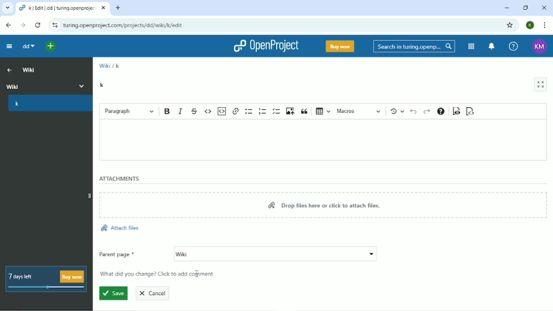 Image resolution: width=553 pixels, height=311 pixels. Describe the element at coordinates (263, 111) in the screenshot. I see `Numbered list` at that location.